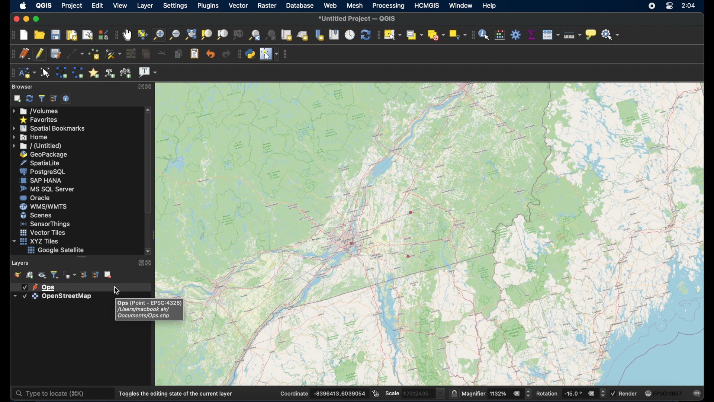  What do you see at coordinates (110, 73) in the screenshot?
I see `create text annotation at point` at bounding box center [110, 73].